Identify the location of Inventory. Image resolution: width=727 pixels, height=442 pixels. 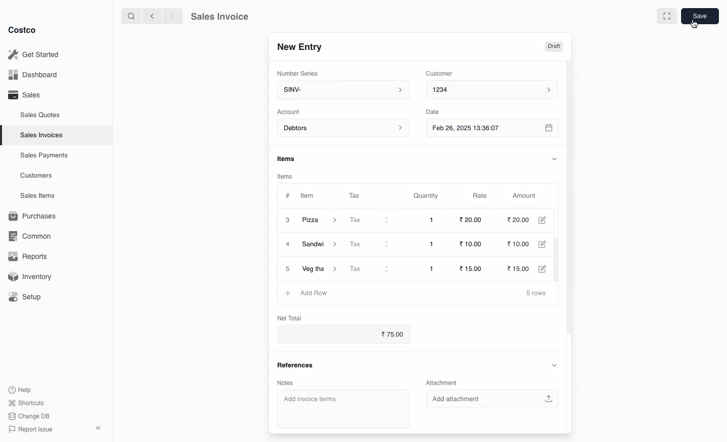
(32, 275).